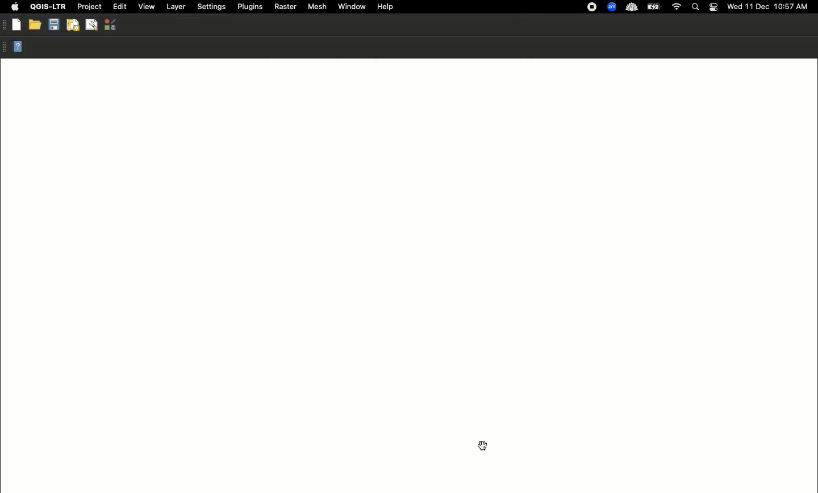 This screenshot has width=818, height=493. Describe the element at coordinates (318, 7) in the screenshot. I see `Mesh` at that location.